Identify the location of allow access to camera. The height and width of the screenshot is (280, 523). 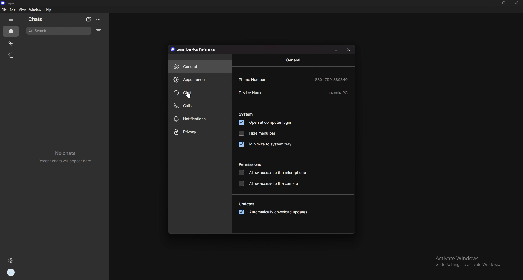
(271, 183).